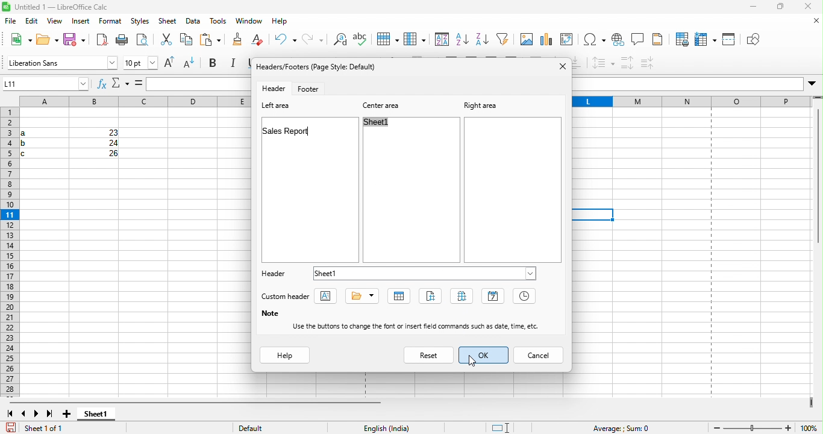  What do you see at coordinates (142, 62) in the screenshot?
I see `font size` at bounding box center [142, 62].